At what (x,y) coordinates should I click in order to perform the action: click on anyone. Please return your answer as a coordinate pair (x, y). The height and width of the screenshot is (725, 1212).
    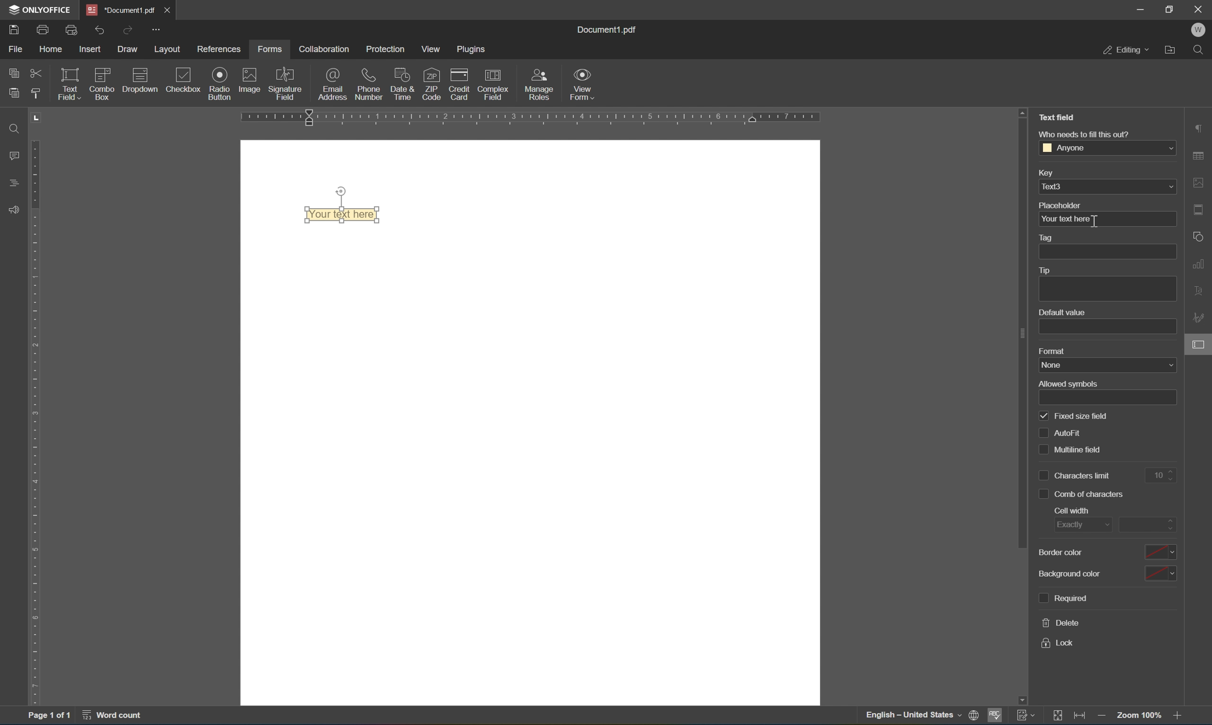
    Looking at the image, I should click on (1107, 149).